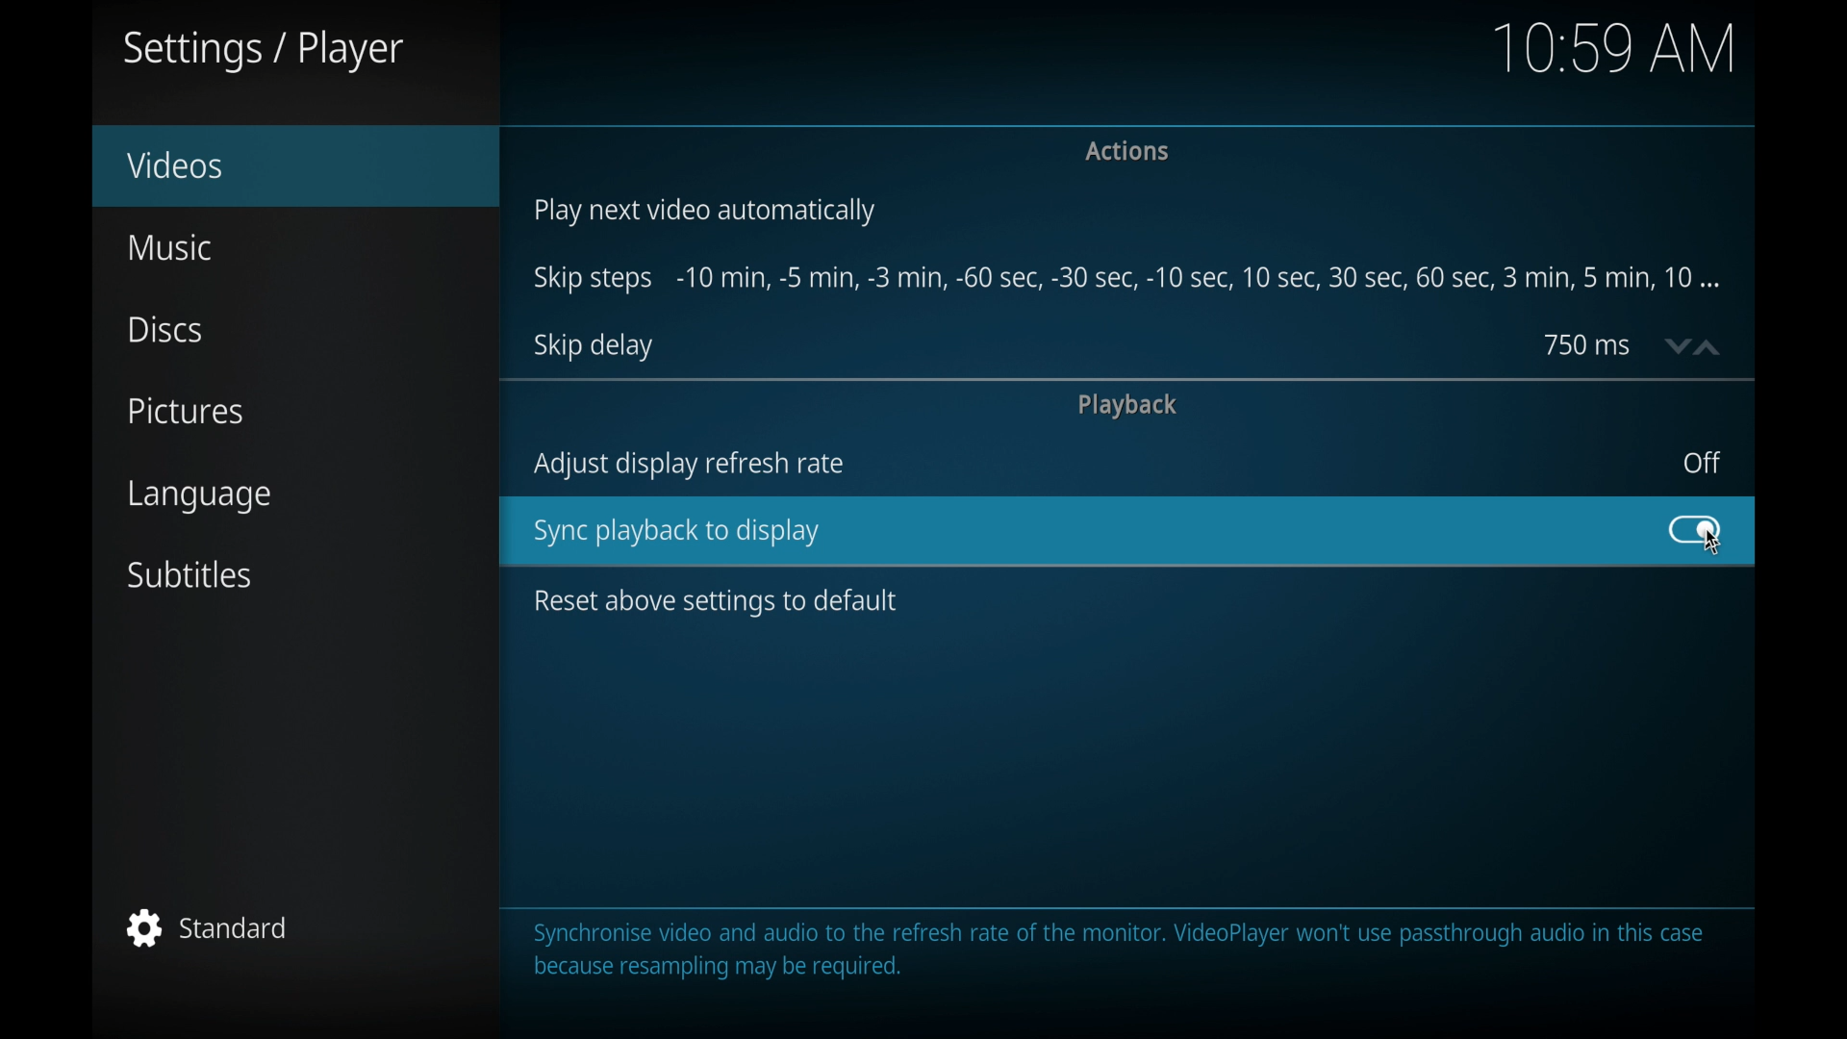 The width and height of the screenshot is (1847, 1039). I want to click on discs, so click(168, 330).